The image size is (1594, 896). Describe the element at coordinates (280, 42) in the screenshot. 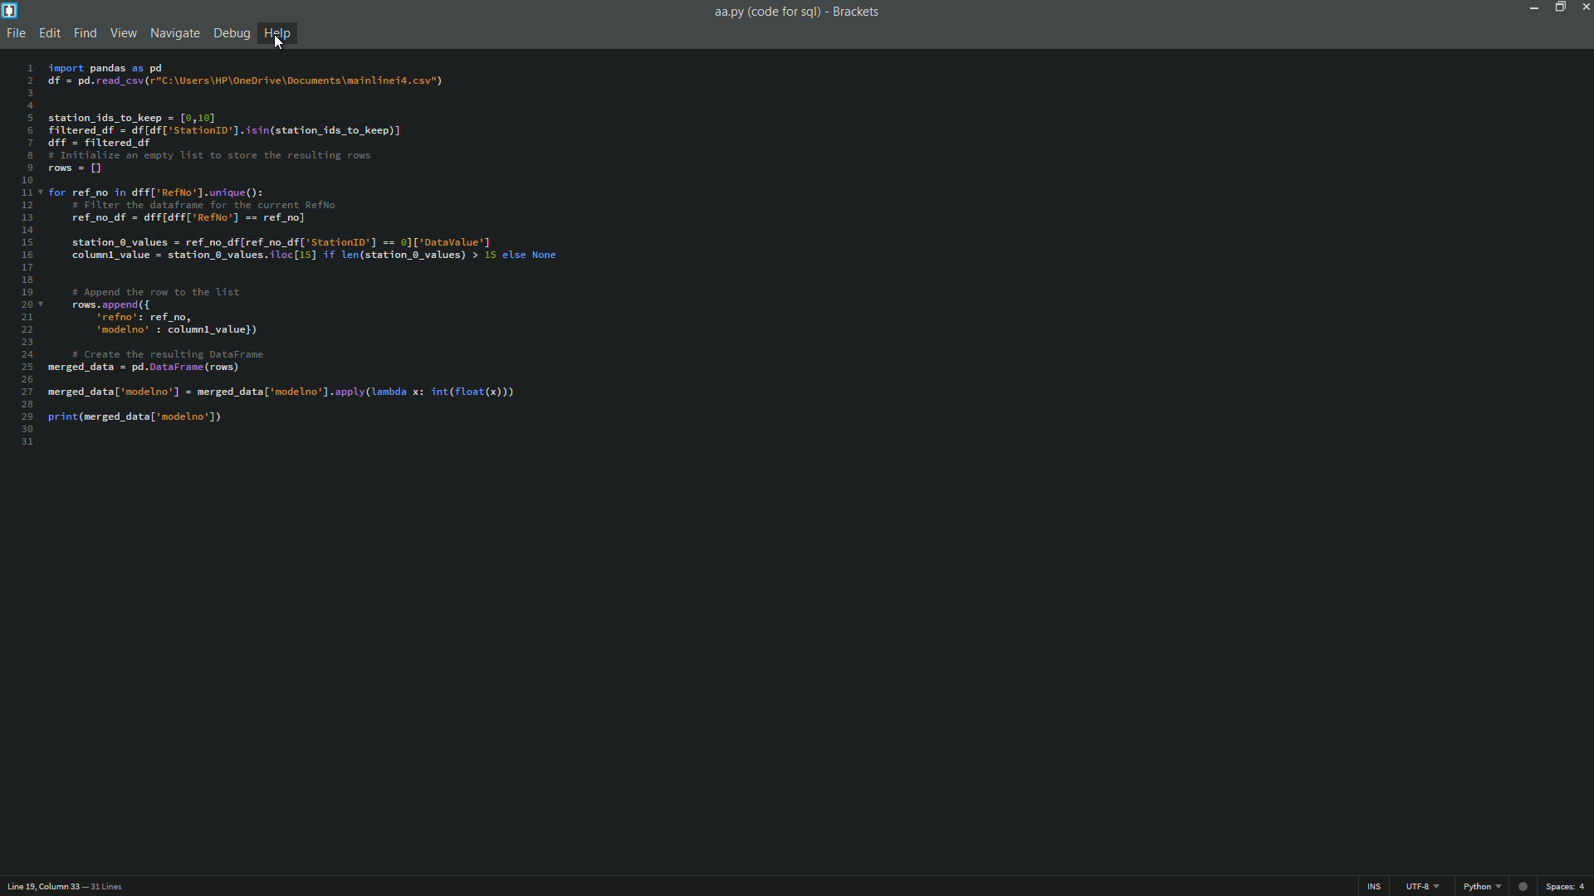

I see `cursor` at that location.